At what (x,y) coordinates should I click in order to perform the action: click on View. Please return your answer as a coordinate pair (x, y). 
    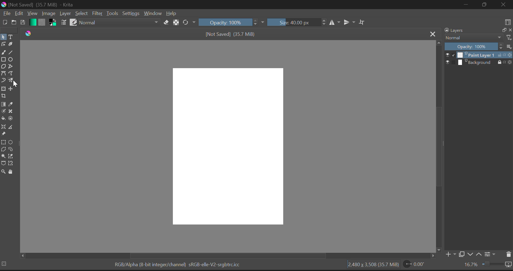
    Looking at the image, I should click on (32, 13).